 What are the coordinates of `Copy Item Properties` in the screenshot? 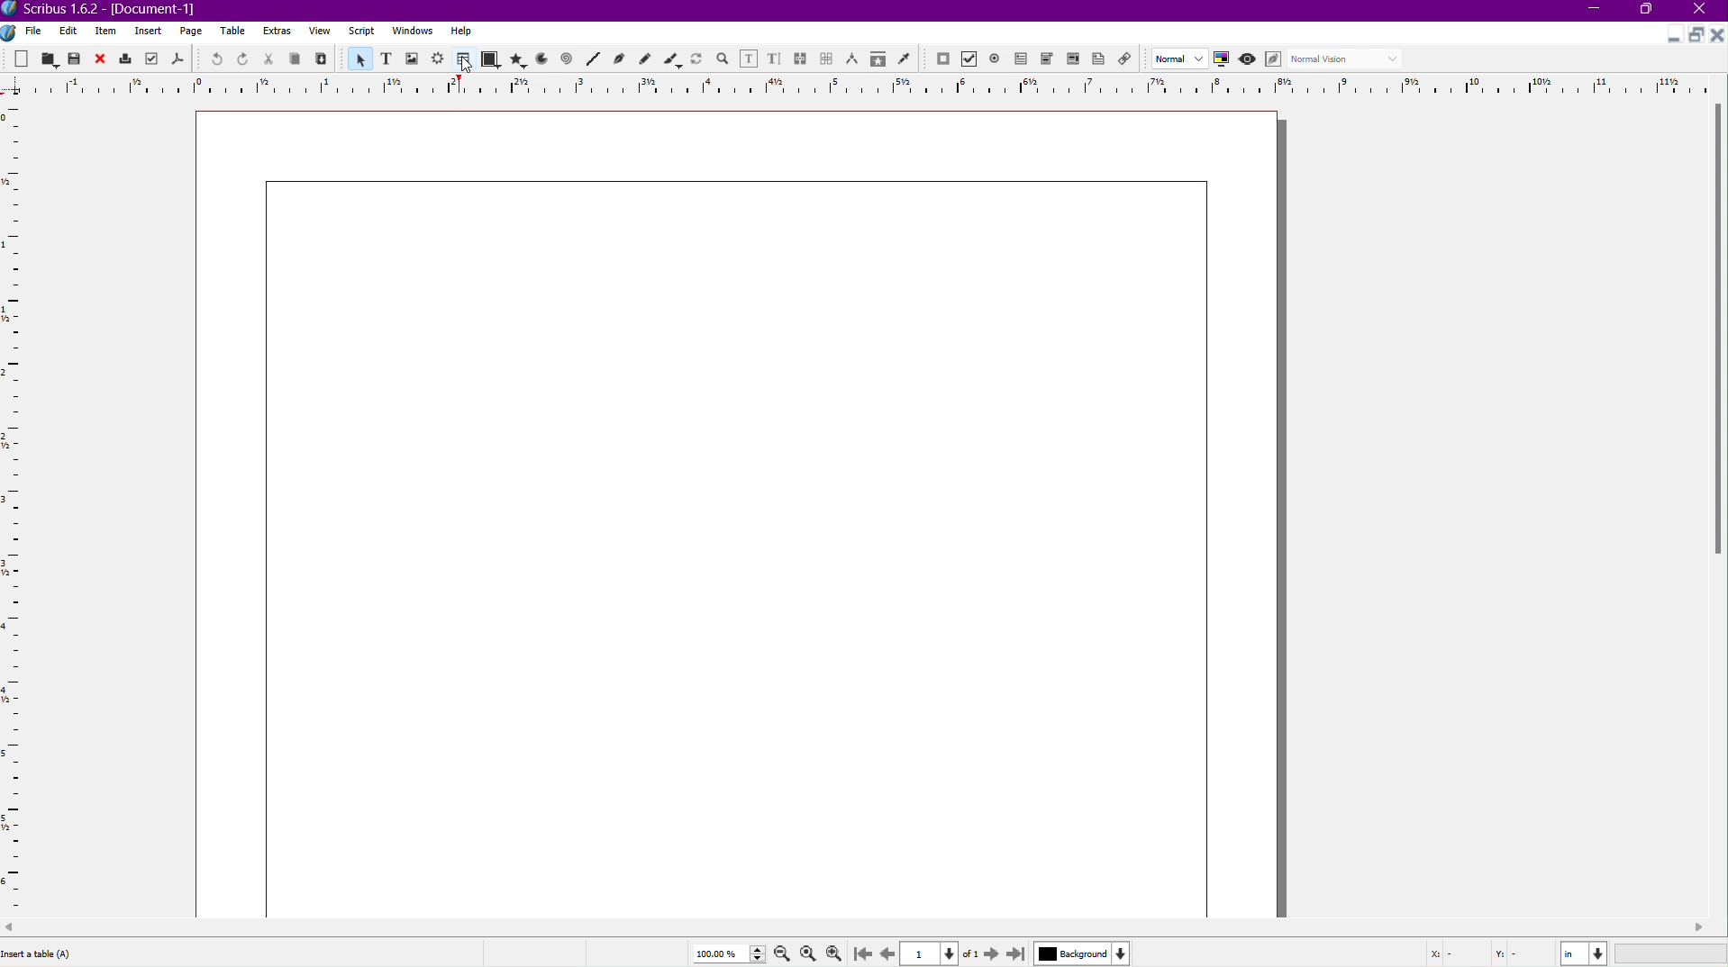 It's located at (877, 59).